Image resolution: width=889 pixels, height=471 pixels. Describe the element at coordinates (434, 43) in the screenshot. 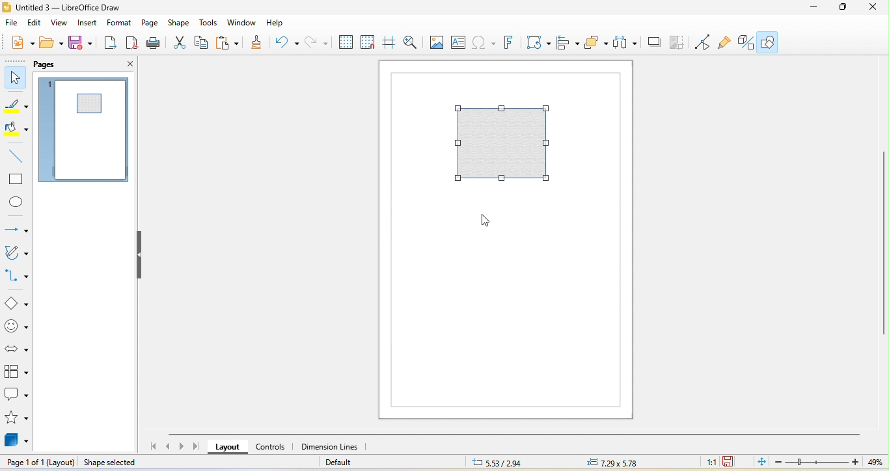

I see `image` at that location.